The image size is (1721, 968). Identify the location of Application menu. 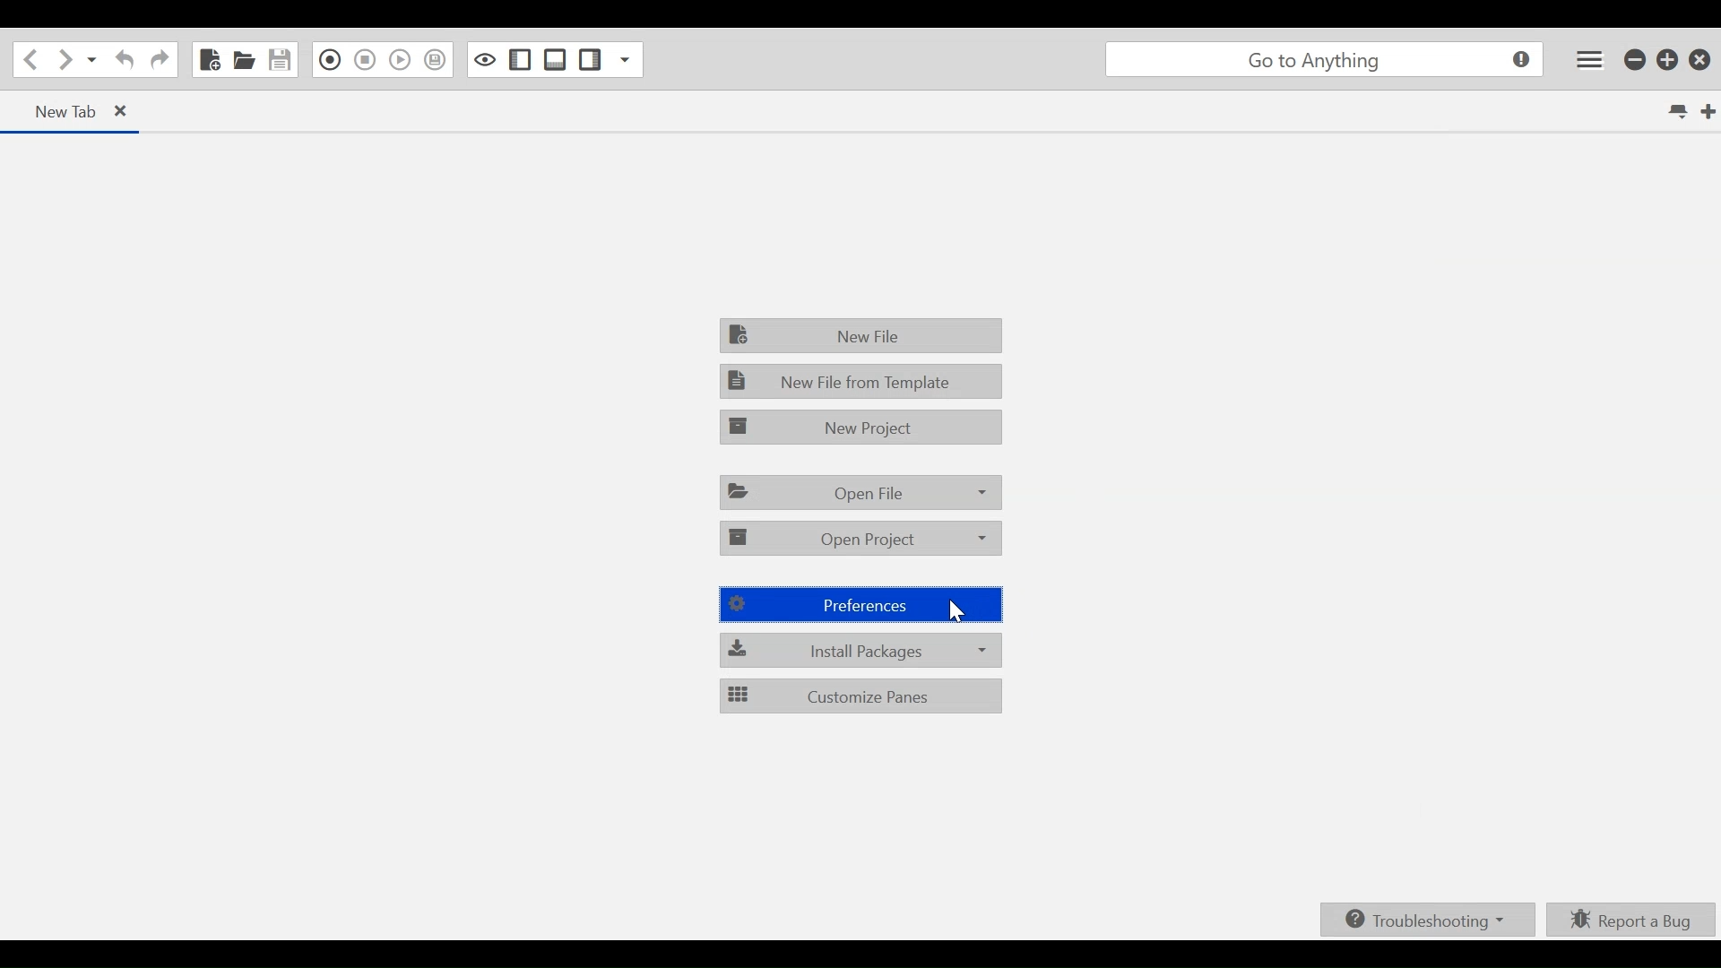
(1586, 59).